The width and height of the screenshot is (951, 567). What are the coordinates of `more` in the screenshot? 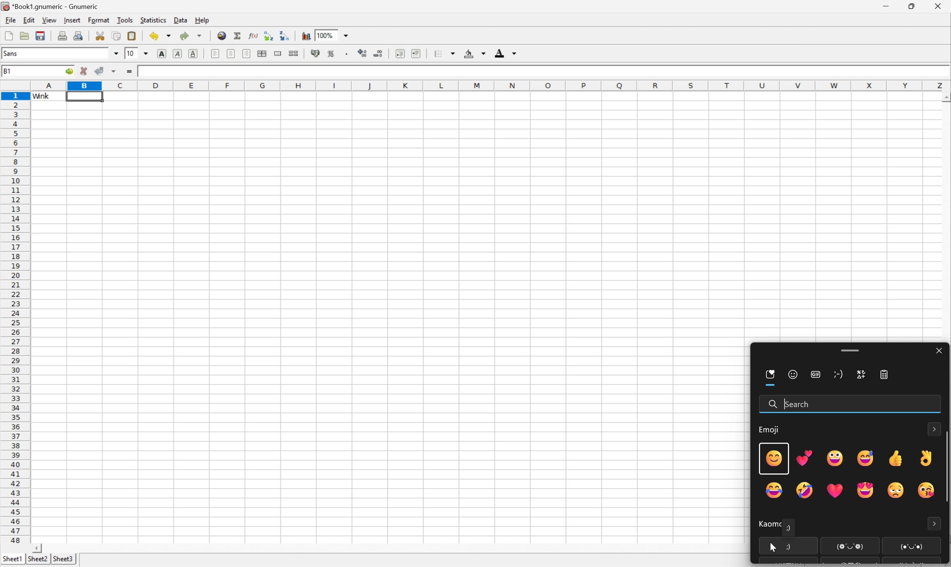 It's located at (935, 523).